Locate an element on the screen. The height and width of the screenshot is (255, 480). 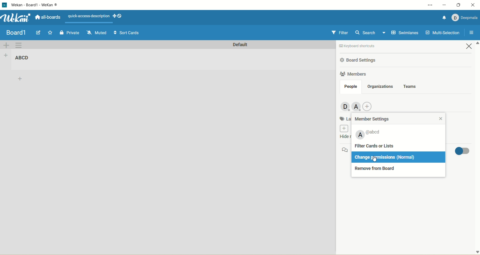
Private is located at coordinates (70, 32).